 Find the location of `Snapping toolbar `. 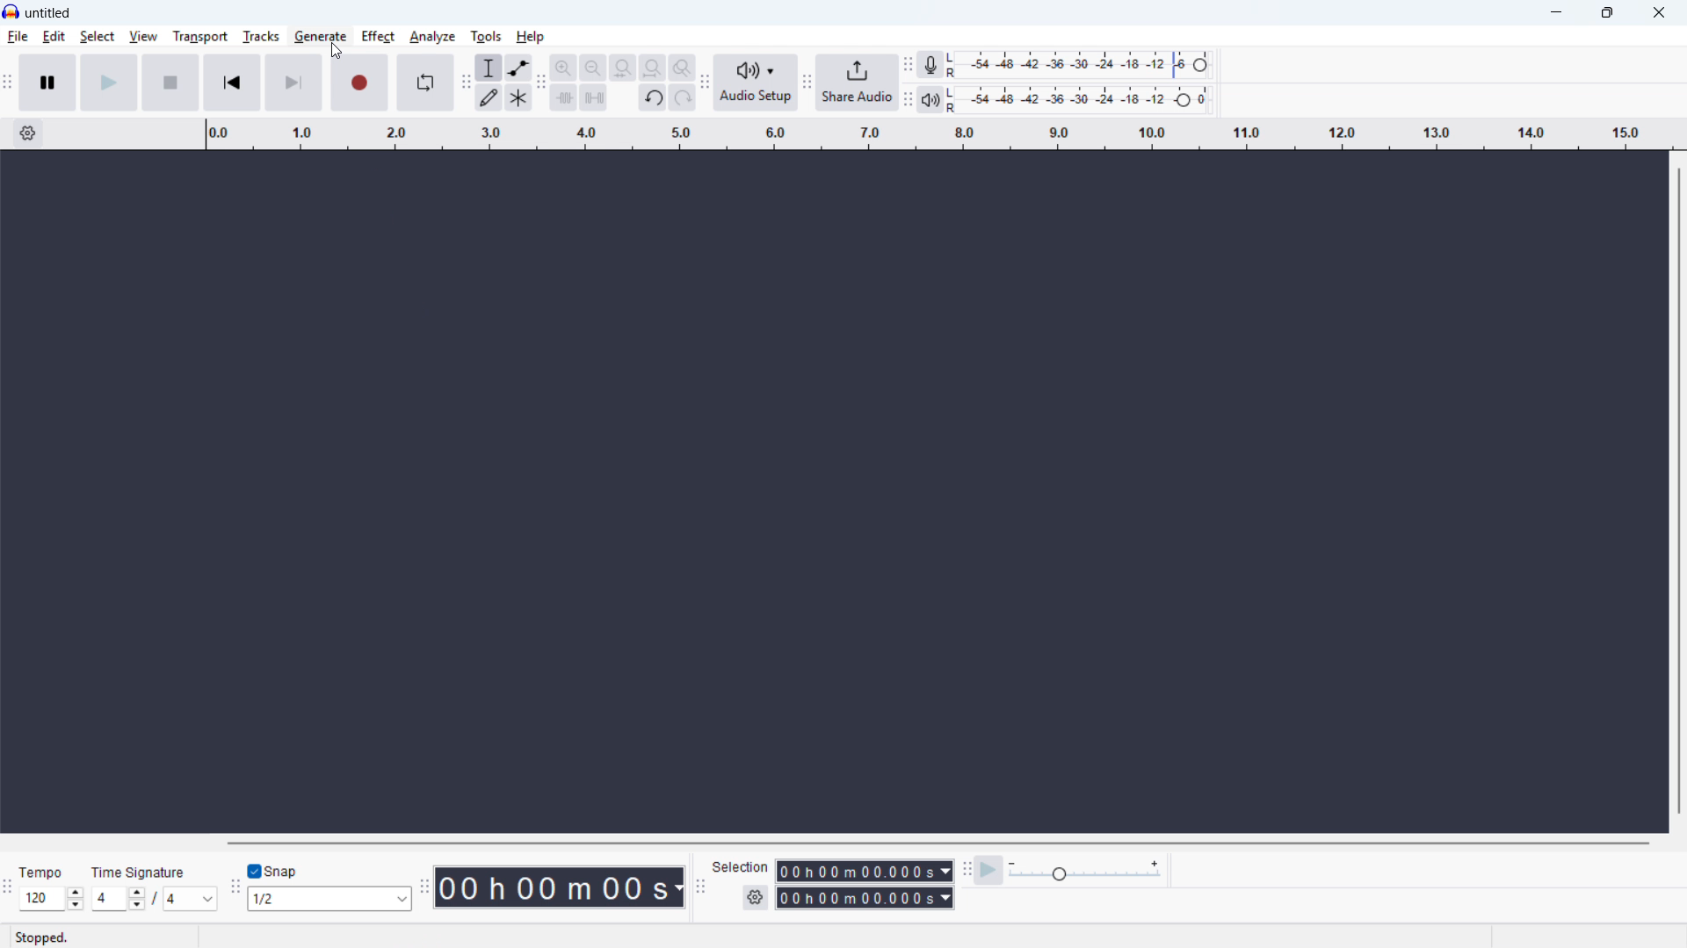

Snapping toolbar  is located at coordinates (235, 890).